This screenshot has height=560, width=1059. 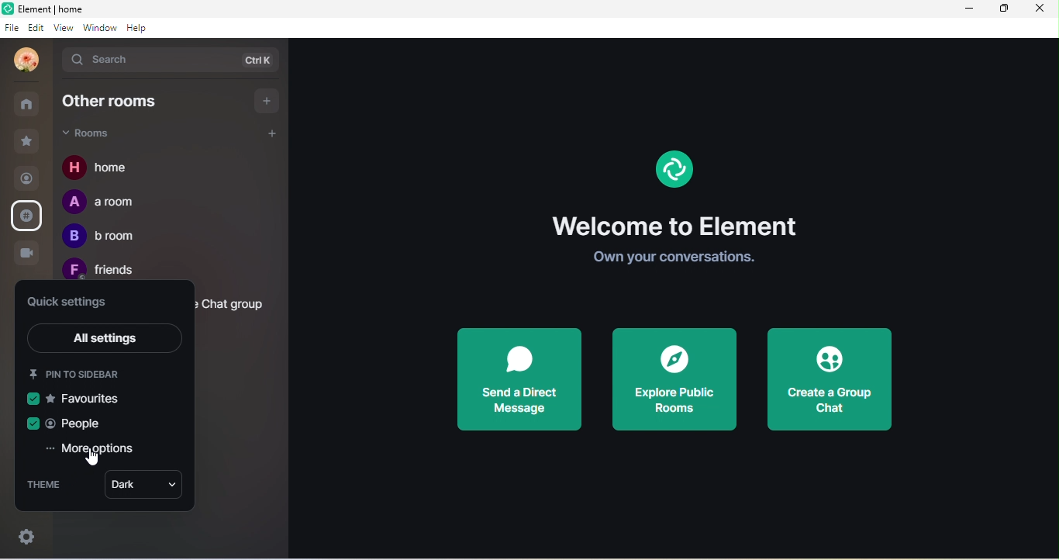 I want to click on help, so click(x=138, y=28).